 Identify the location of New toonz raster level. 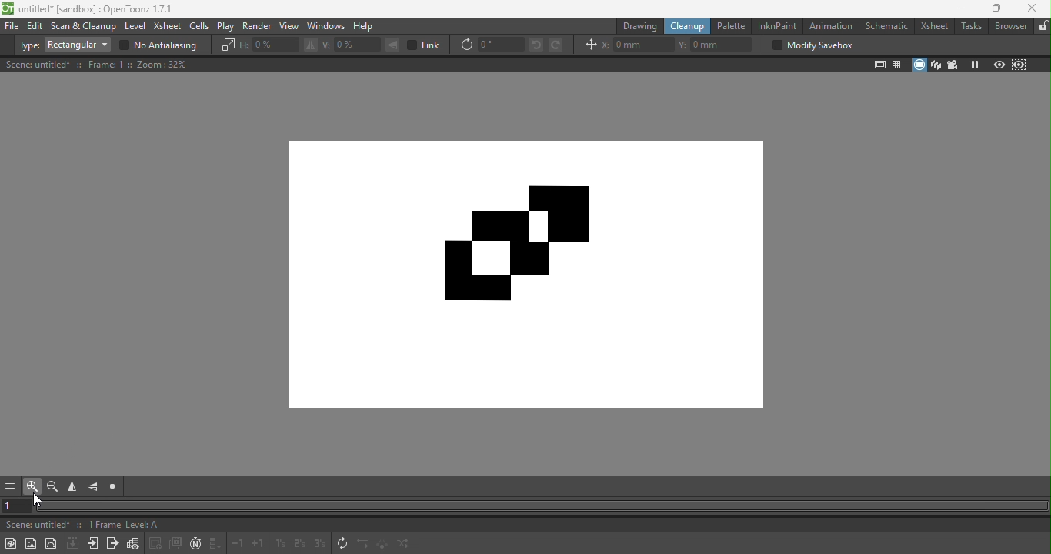
(11, 543).